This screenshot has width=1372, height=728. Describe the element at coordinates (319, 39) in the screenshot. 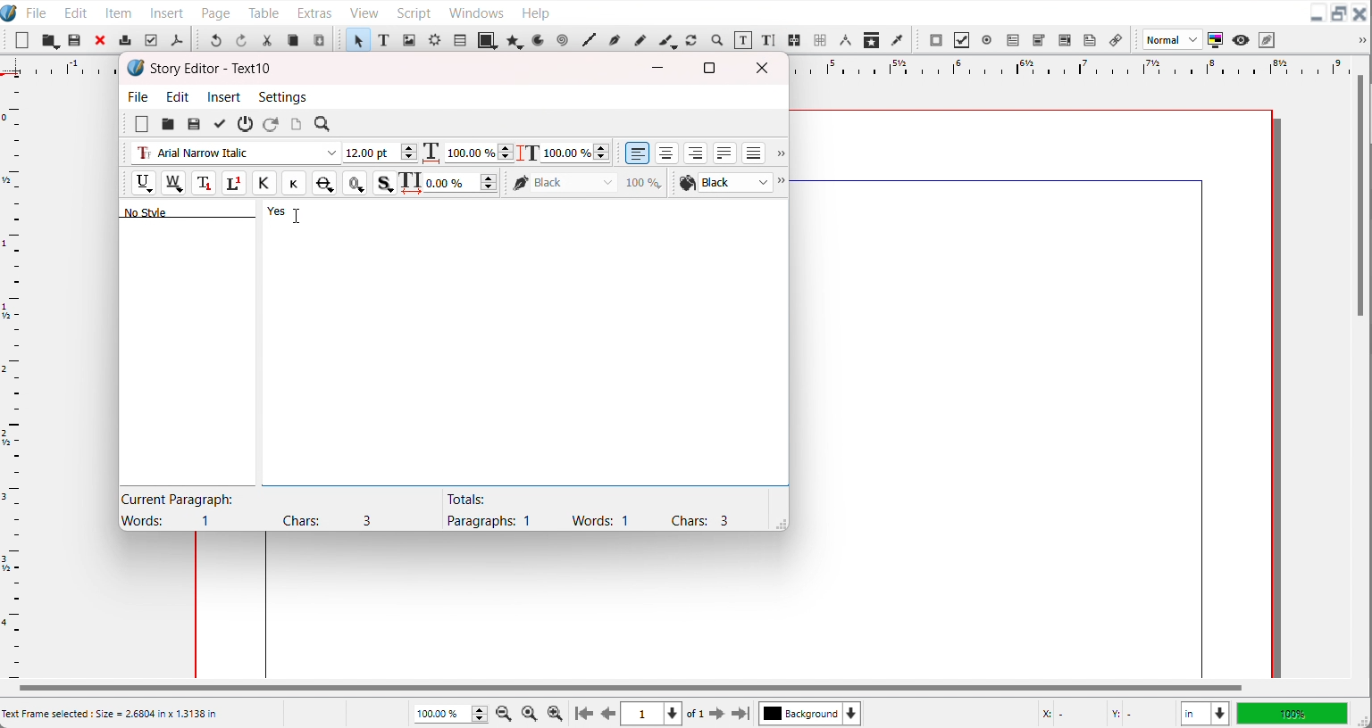

I see `Paste` at that location.